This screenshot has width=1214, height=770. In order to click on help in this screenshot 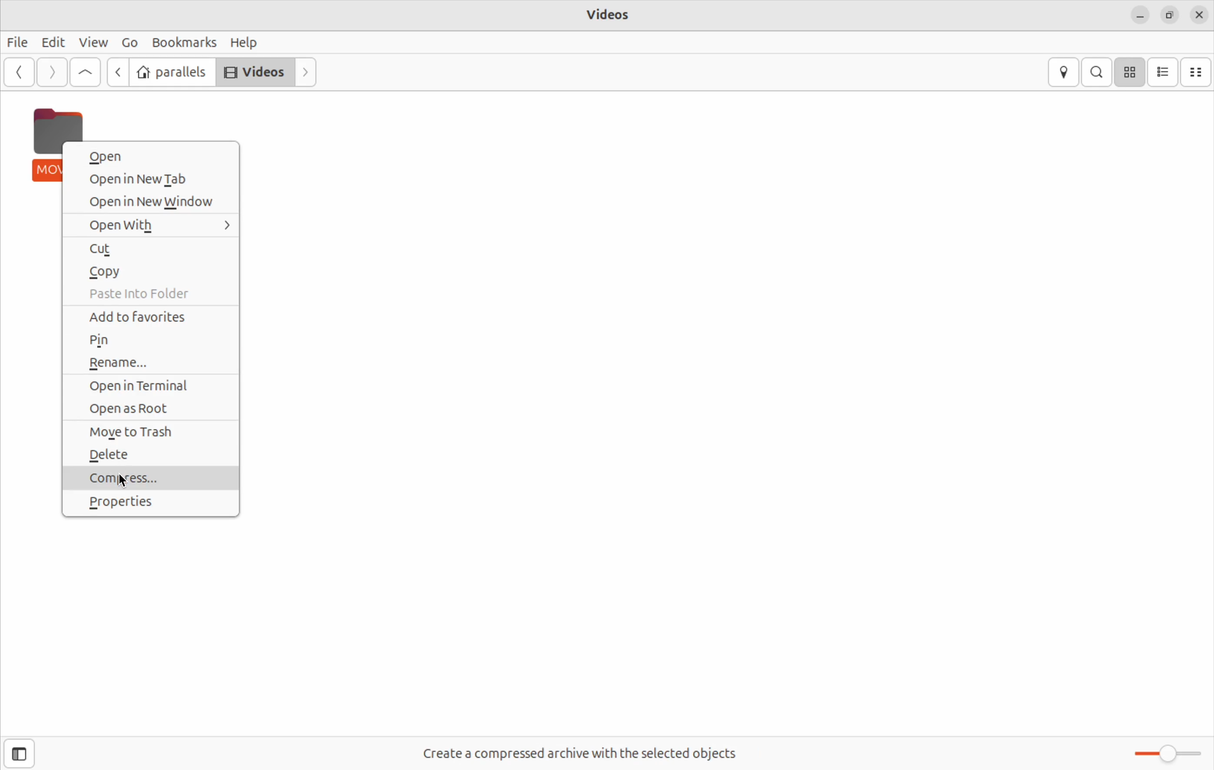, I will do `click(247, 42)`.